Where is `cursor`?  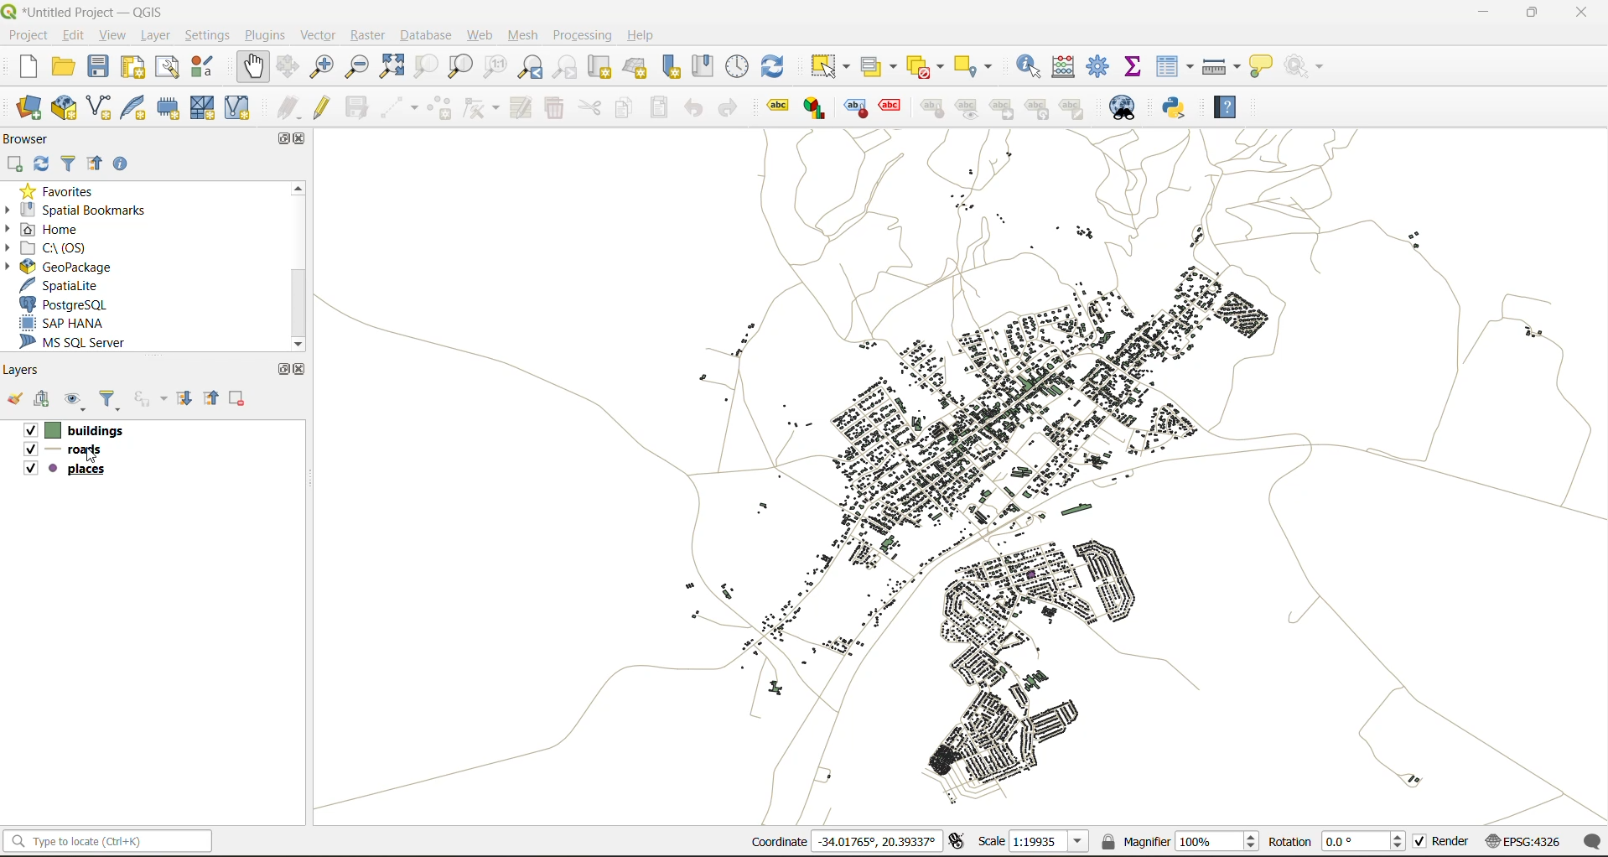
cursor is located at coordinates (91, 461).